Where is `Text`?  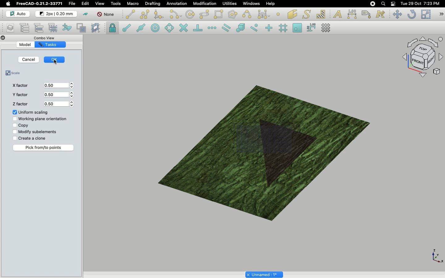
Text is located at coordinates (337, 14).